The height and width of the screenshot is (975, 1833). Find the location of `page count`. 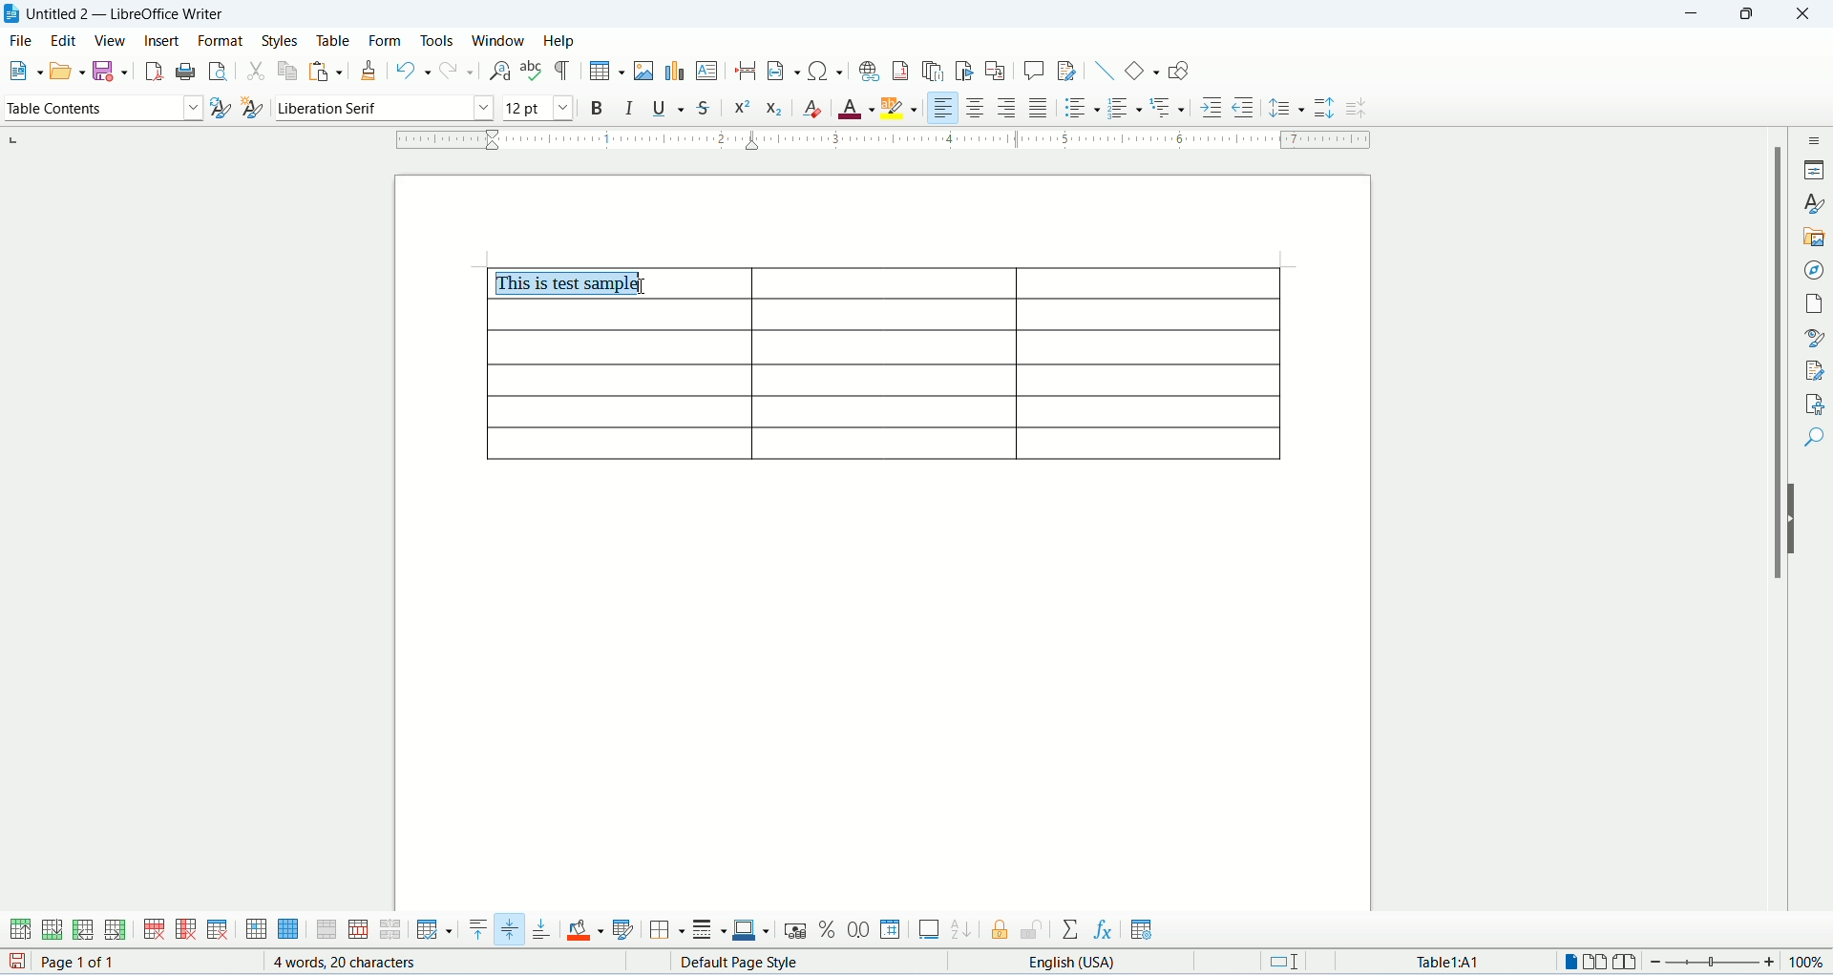

page count is located at coordinates (113, 963).